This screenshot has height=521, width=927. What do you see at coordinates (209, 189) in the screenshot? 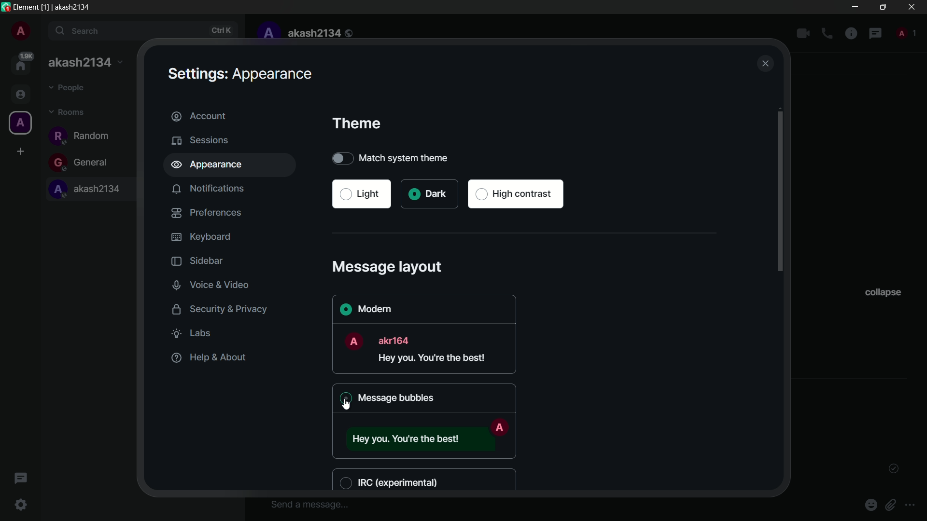
I see `notifications` at bounding box center [209, 189].